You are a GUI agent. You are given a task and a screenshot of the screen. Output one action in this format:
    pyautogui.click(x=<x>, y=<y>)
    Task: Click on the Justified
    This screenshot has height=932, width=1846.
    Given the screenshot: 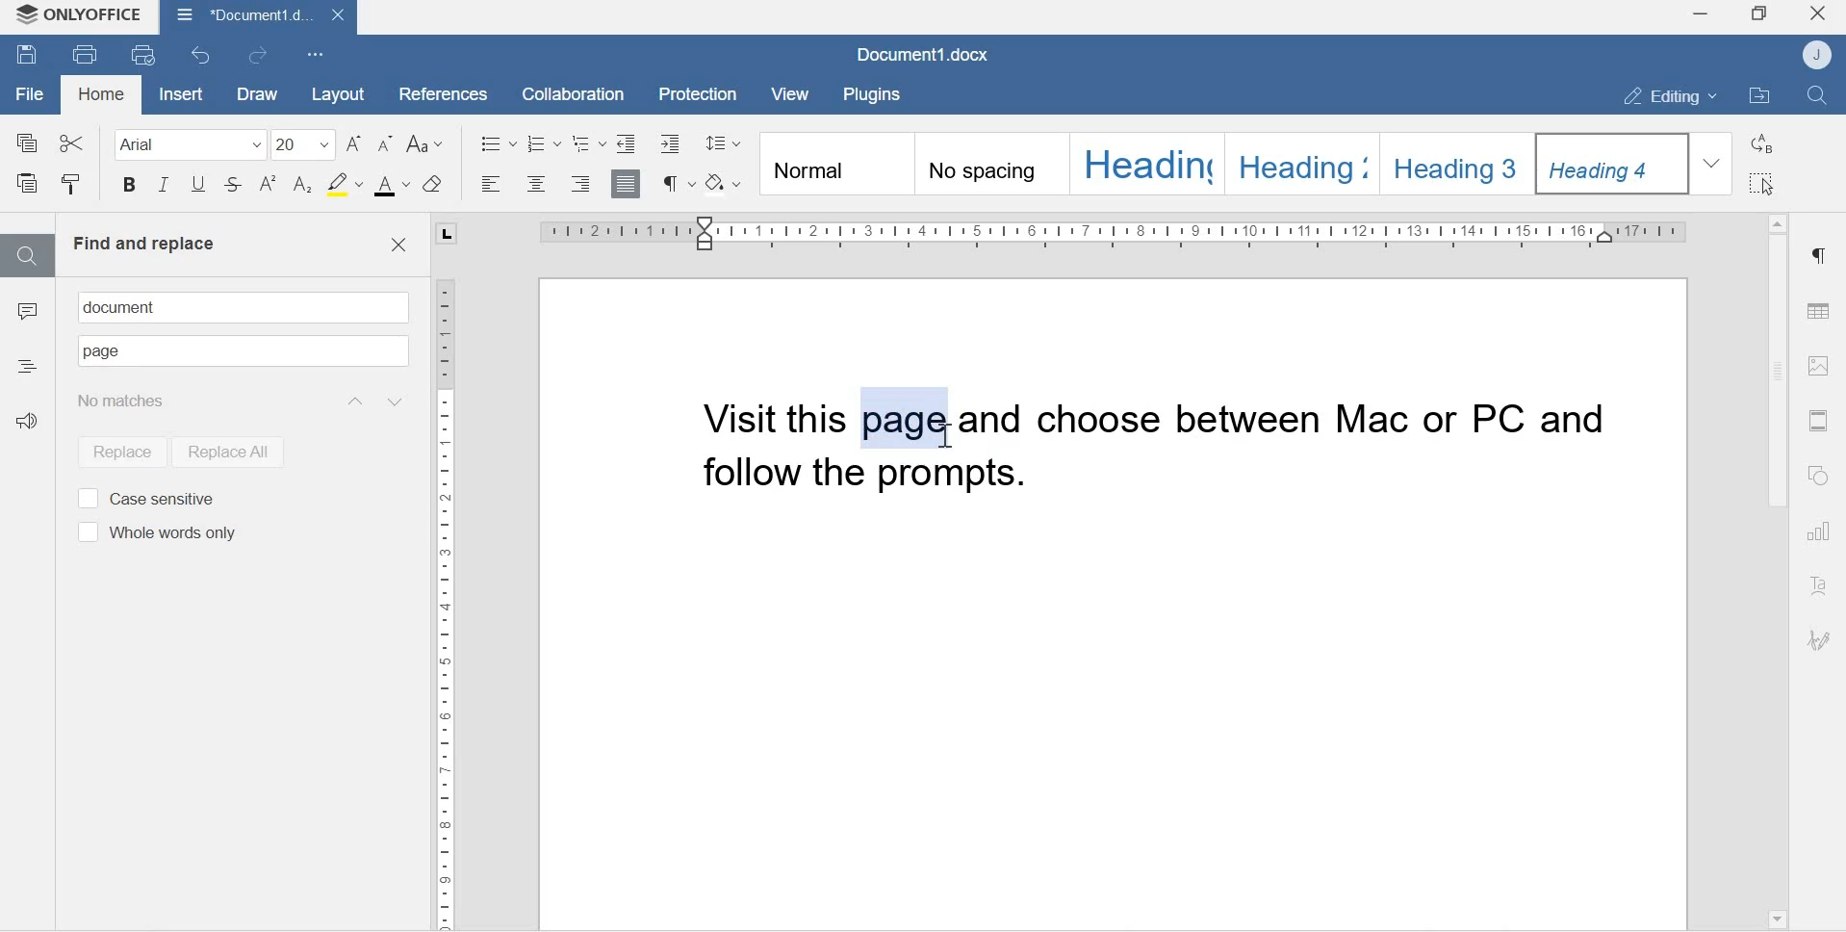 What is the action you would take?
    pyautogui.click(x=627, y=182)
    